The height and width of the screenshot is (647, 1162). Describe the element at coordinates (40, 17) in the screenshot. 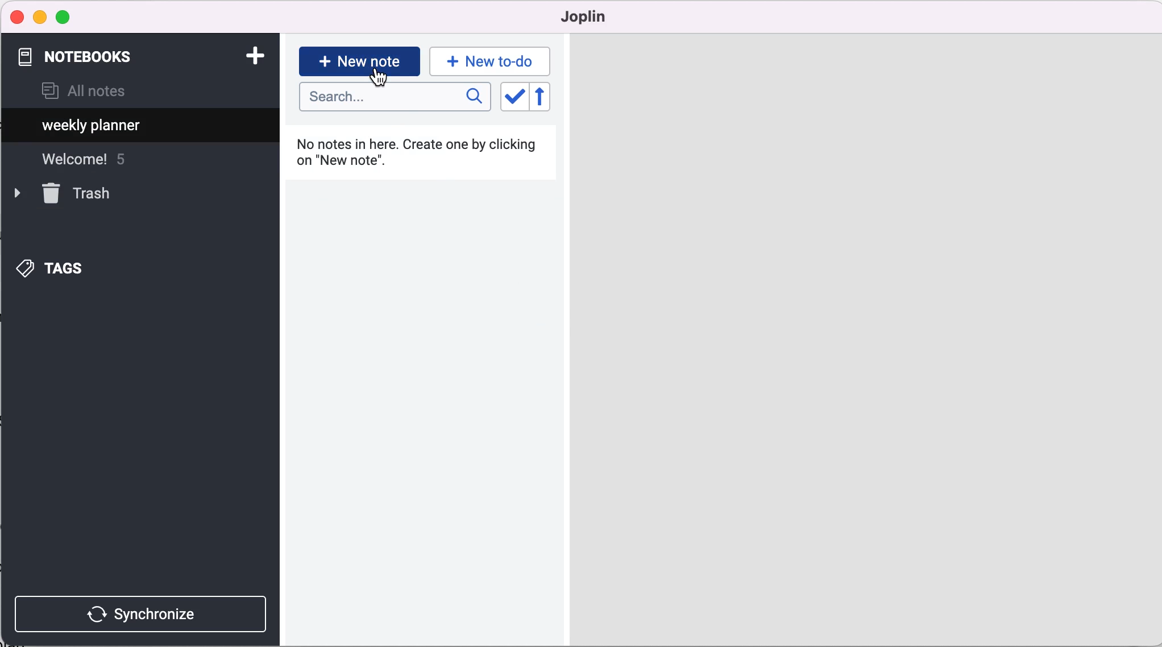

I see `minimize` at that location.